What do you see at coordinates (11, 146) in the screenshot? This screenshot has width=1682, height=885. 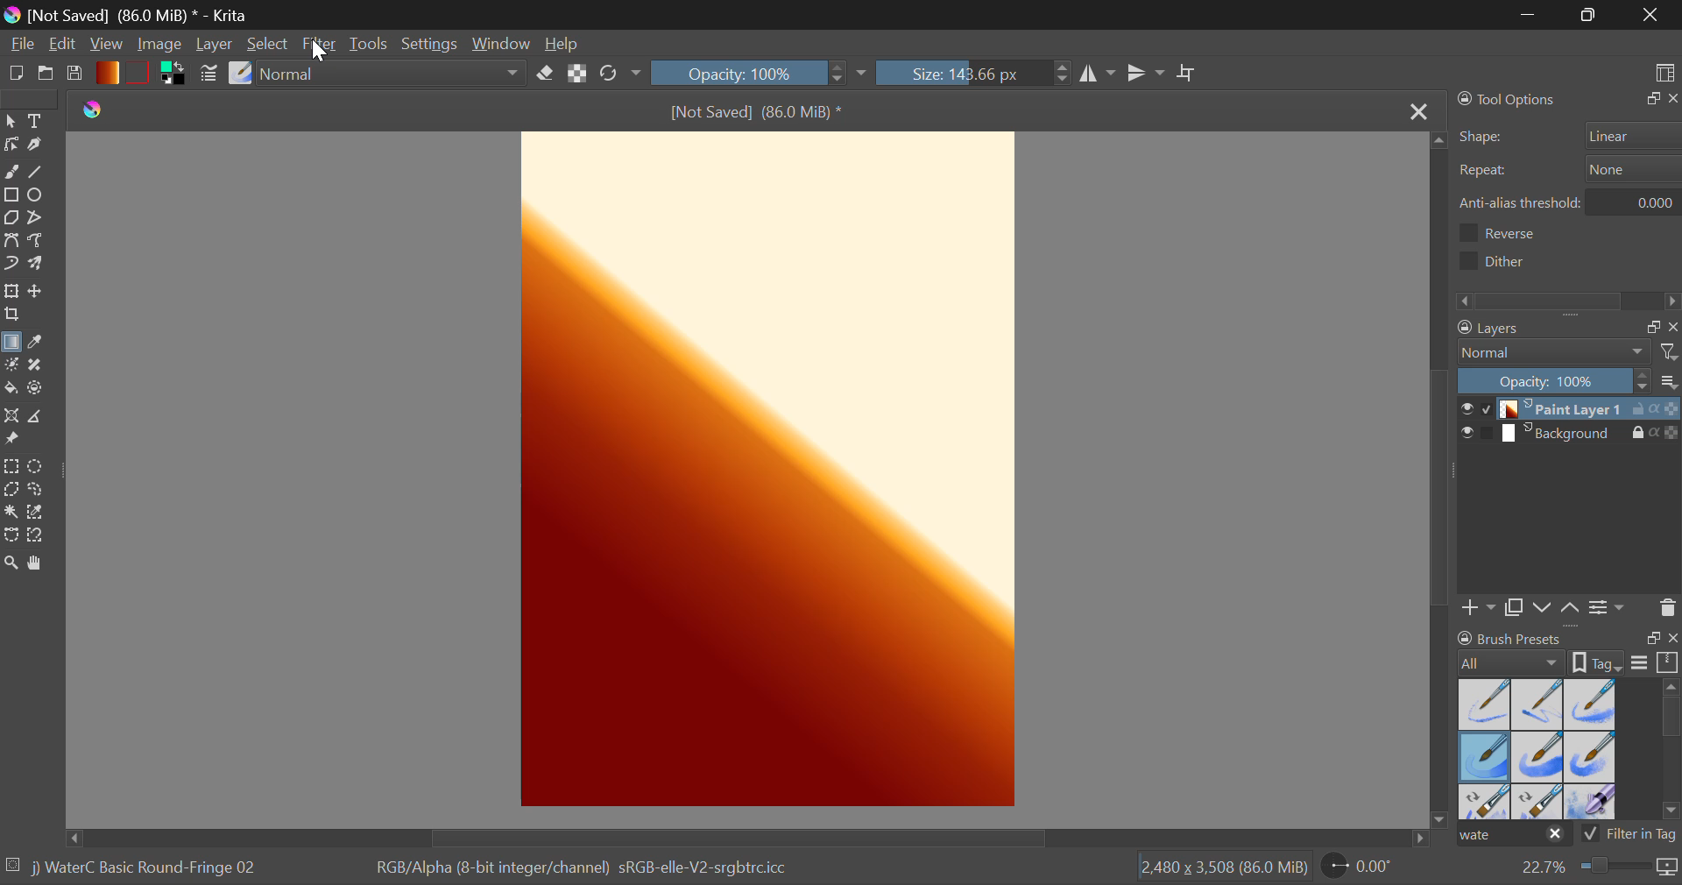 I see `Edit Shapes` at bounding box center [11, 146].